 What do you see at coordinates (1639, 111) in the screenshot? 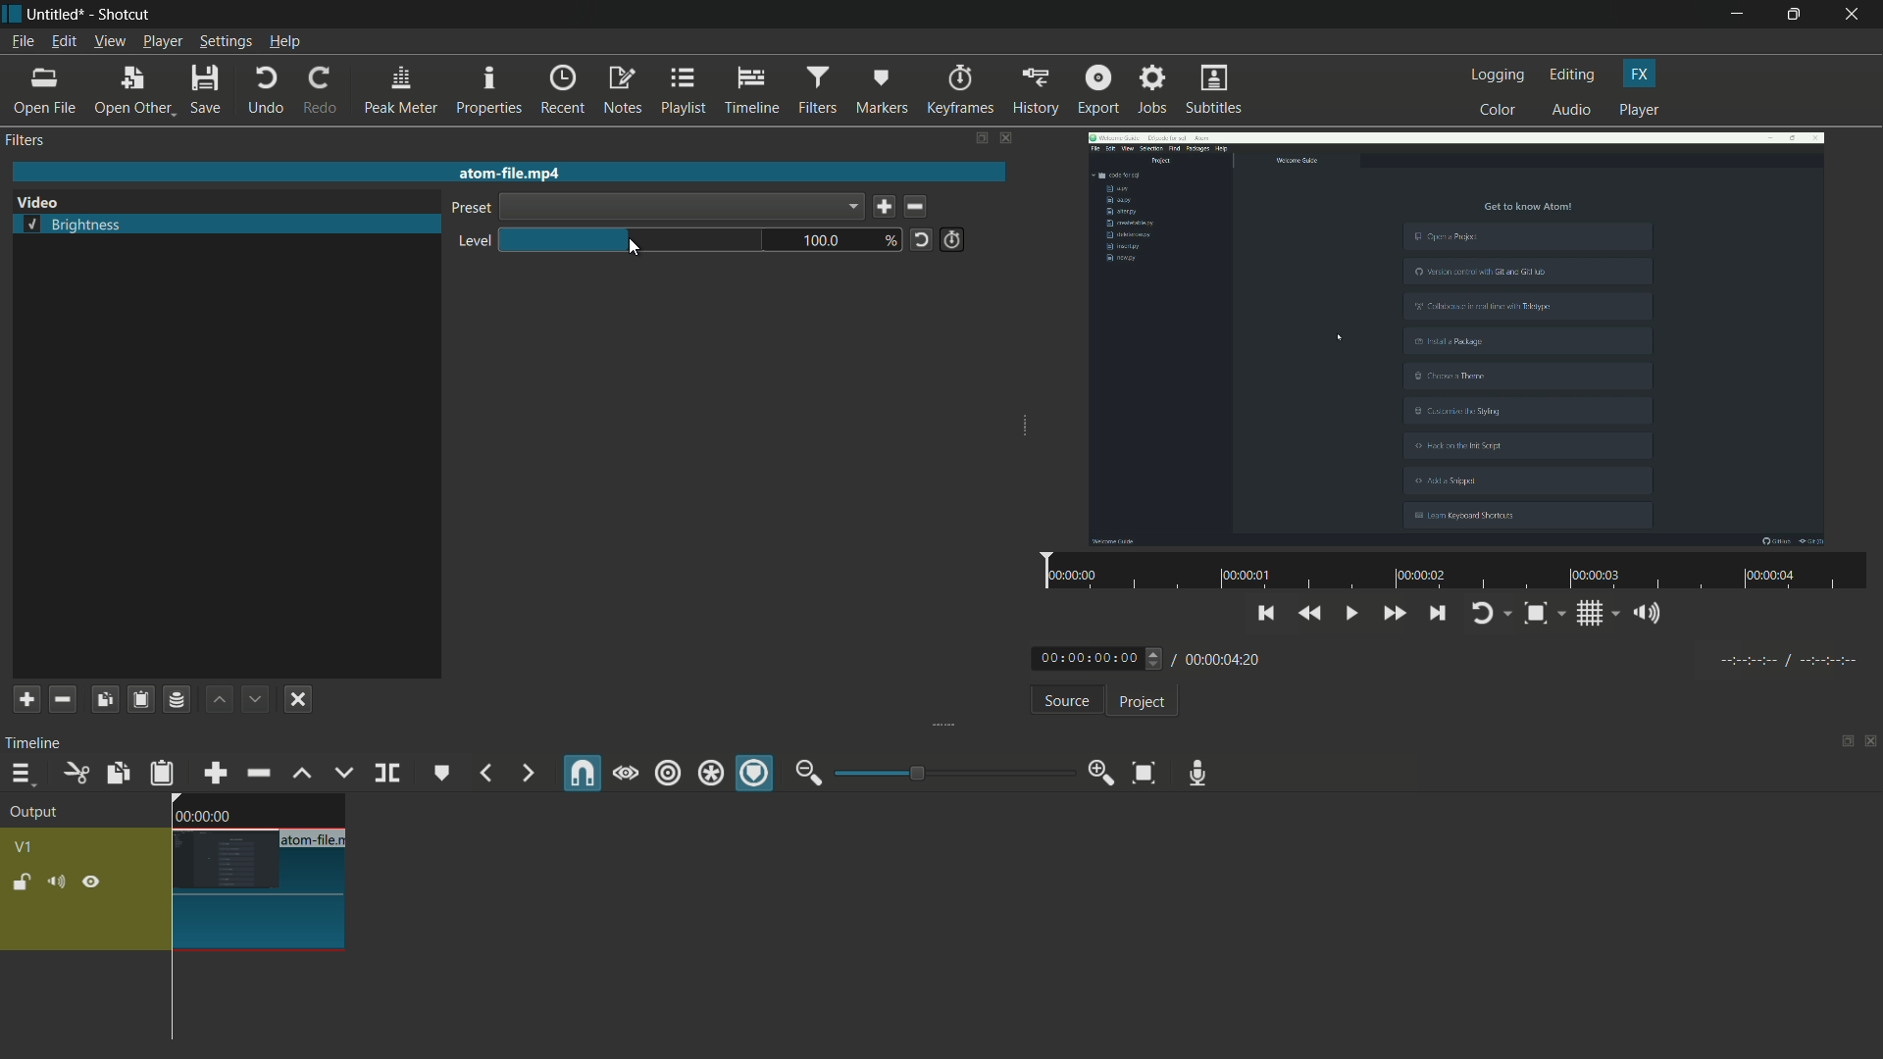
I see `player` at bounding box center [1639, 111].